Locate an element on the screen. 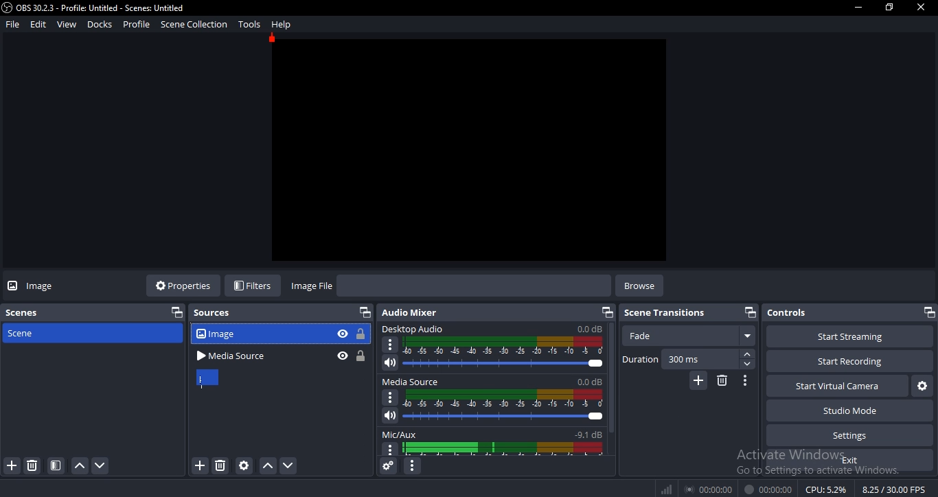 This screenshot has width=938, height=497. duration is located at coordinates (641, 358).